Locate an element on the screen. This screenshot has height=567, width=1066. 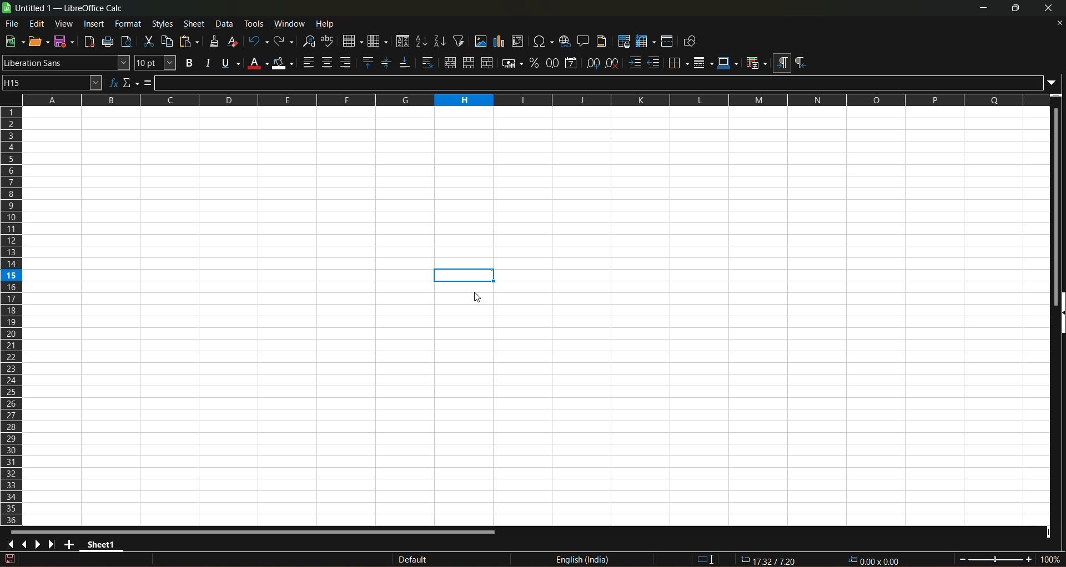
sort is located at coordinates (403, 40).